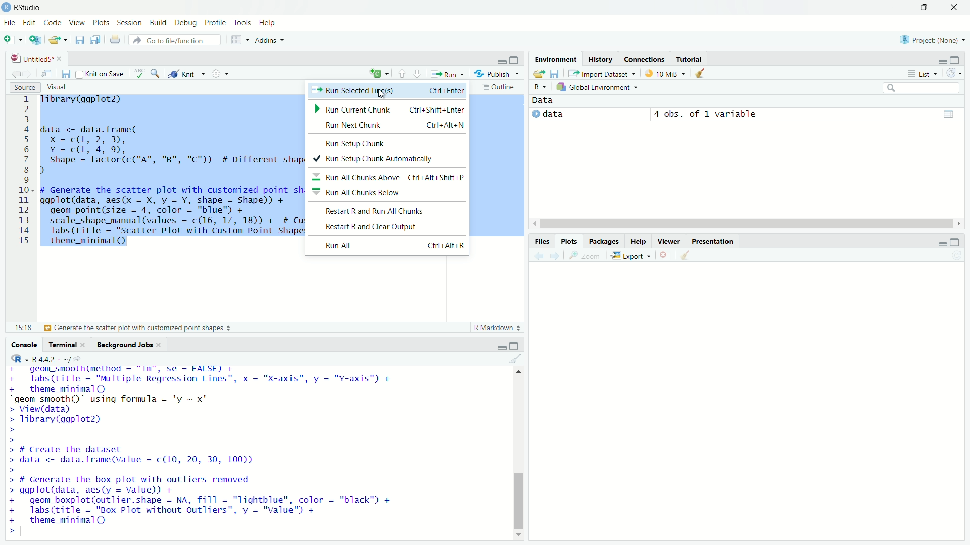 This screenshot has height=545, width=970. Describe the element at coordinates (10, 22) in the screenshot. I see `File` at that location.